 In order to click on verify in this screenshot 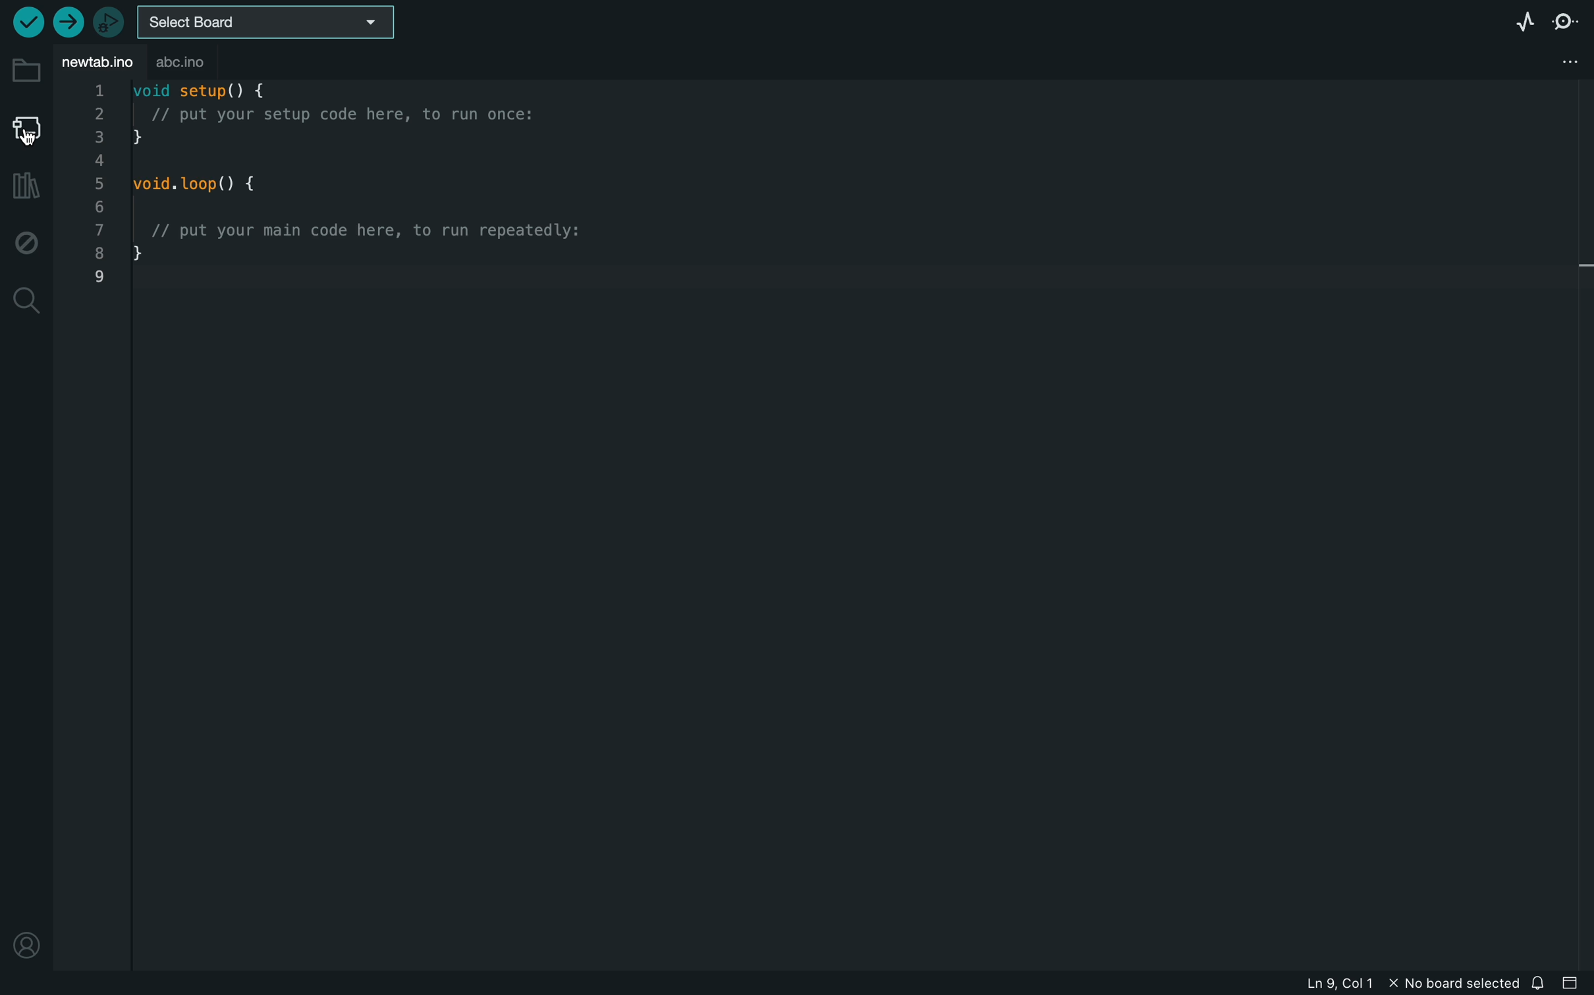, I will do `click(27, 22)`.